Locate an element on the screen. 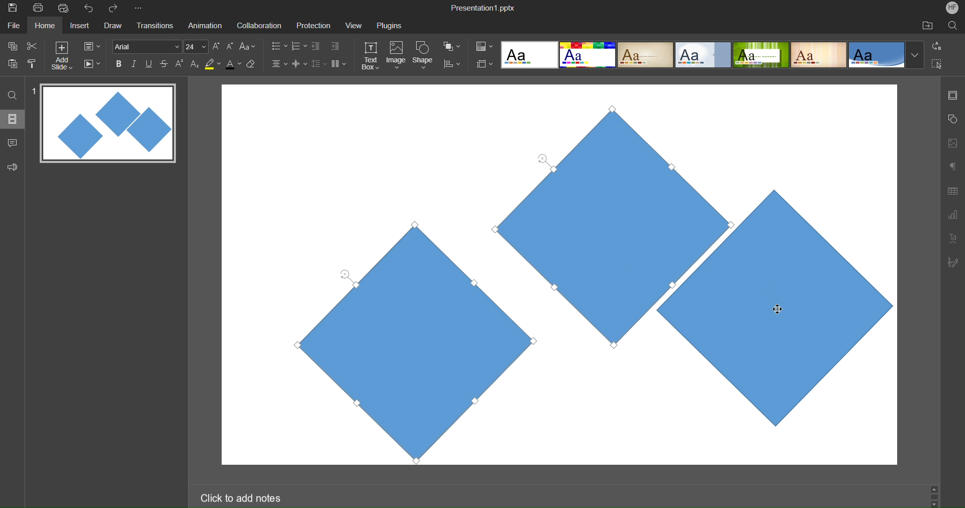 This screenshot has height=508, width=965. a to b is located at coordinates (939, 45).